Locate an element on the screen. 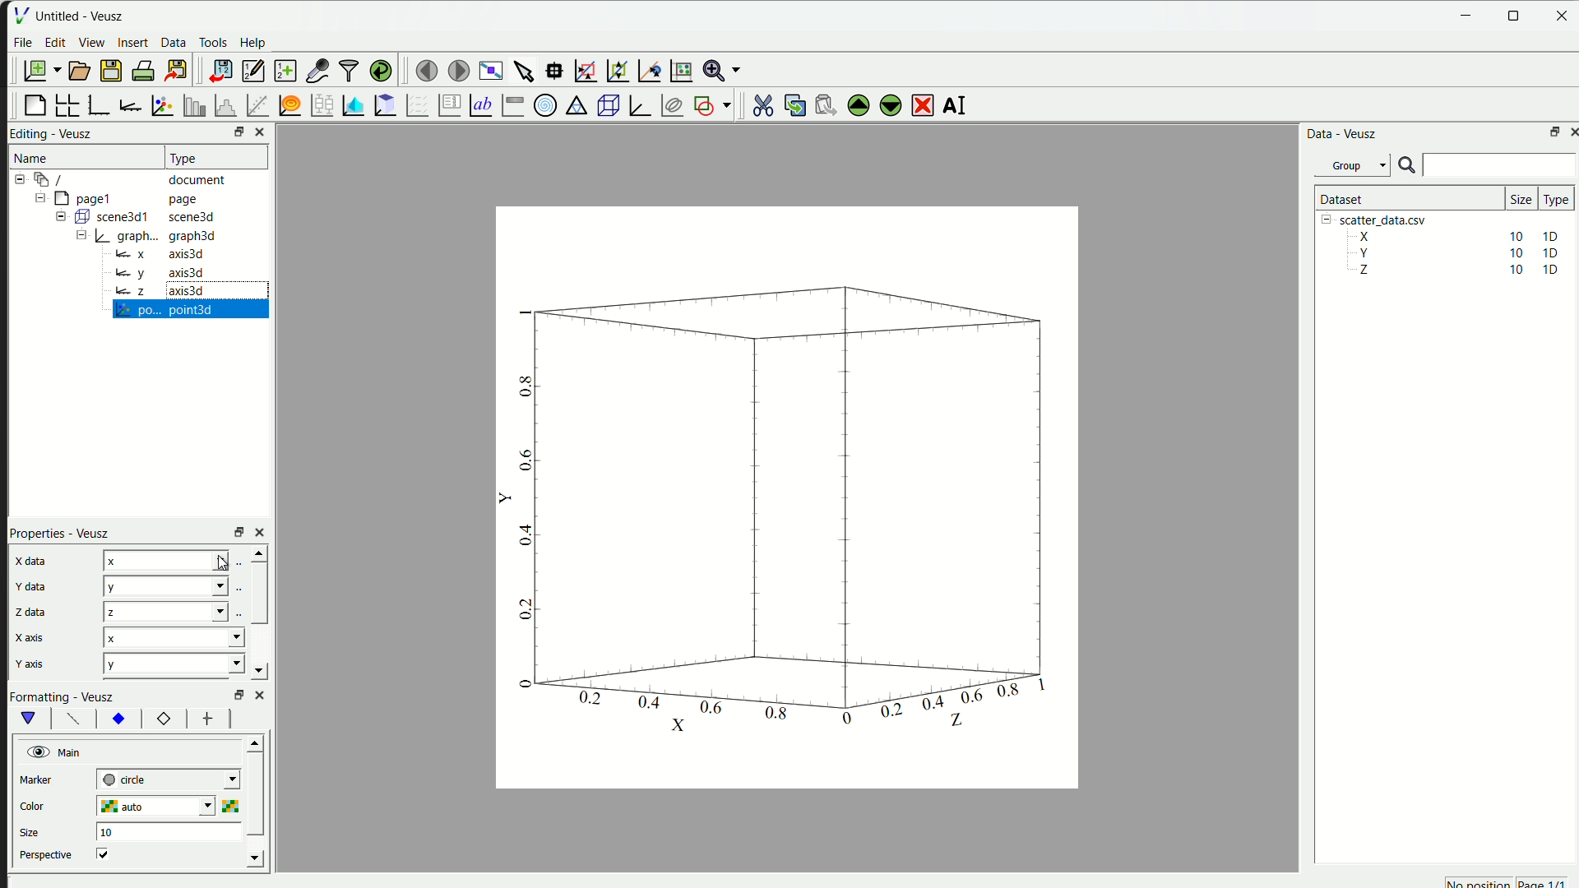 Image resolution: width=1579 pixels, height=888 pixels. edit is located at coordinates (54, 42).